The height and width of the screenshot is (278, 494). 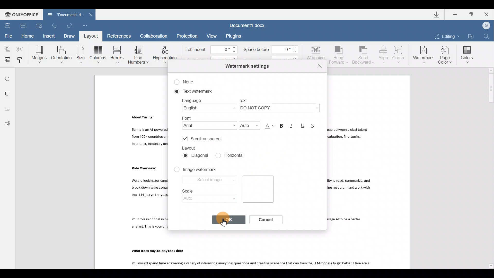 What do you see at coordinates (283, 125) in the screenshot?
I see `Bold` at bounding box center [283, 125].